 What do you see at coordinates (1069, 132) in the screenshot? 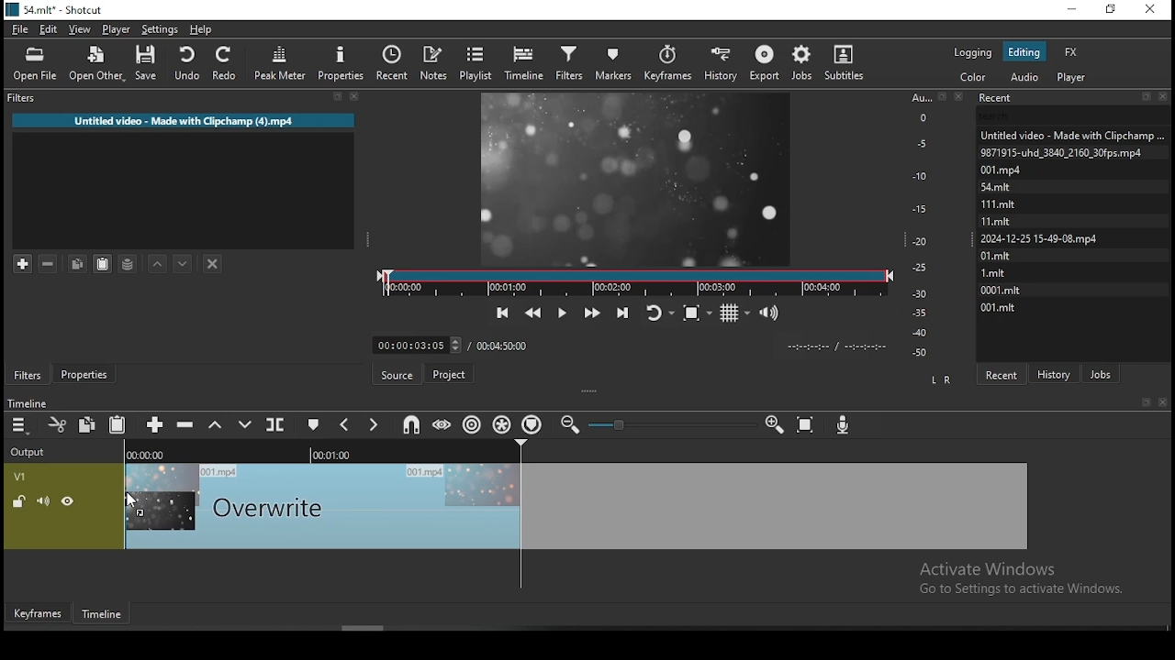
I see `files` at bounding box center [1069, 132].